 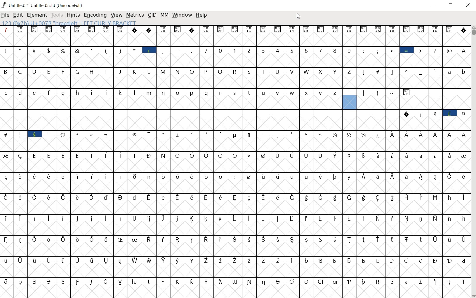 What do you see at coordinates (201, 15) in the screenshot?
I see `help` at bounding box center [201, 15].